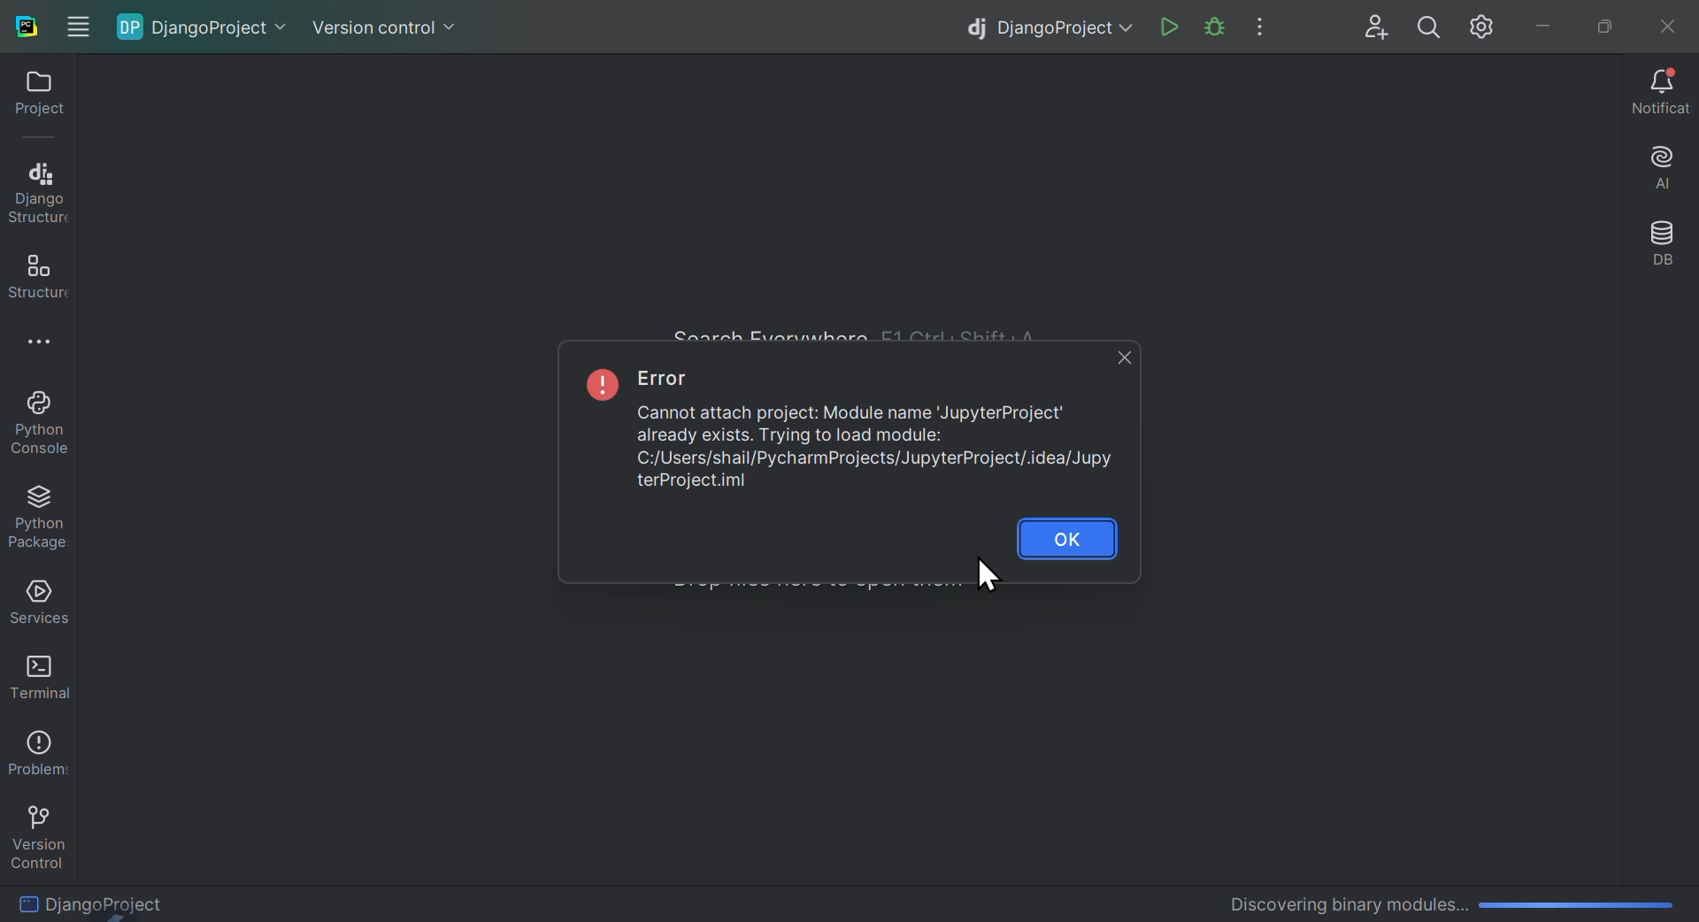 This screenshot has width=1699, height=922. Describe the element at coordinates (34, 675) in the screenshot. I see `Terminal` at that location.